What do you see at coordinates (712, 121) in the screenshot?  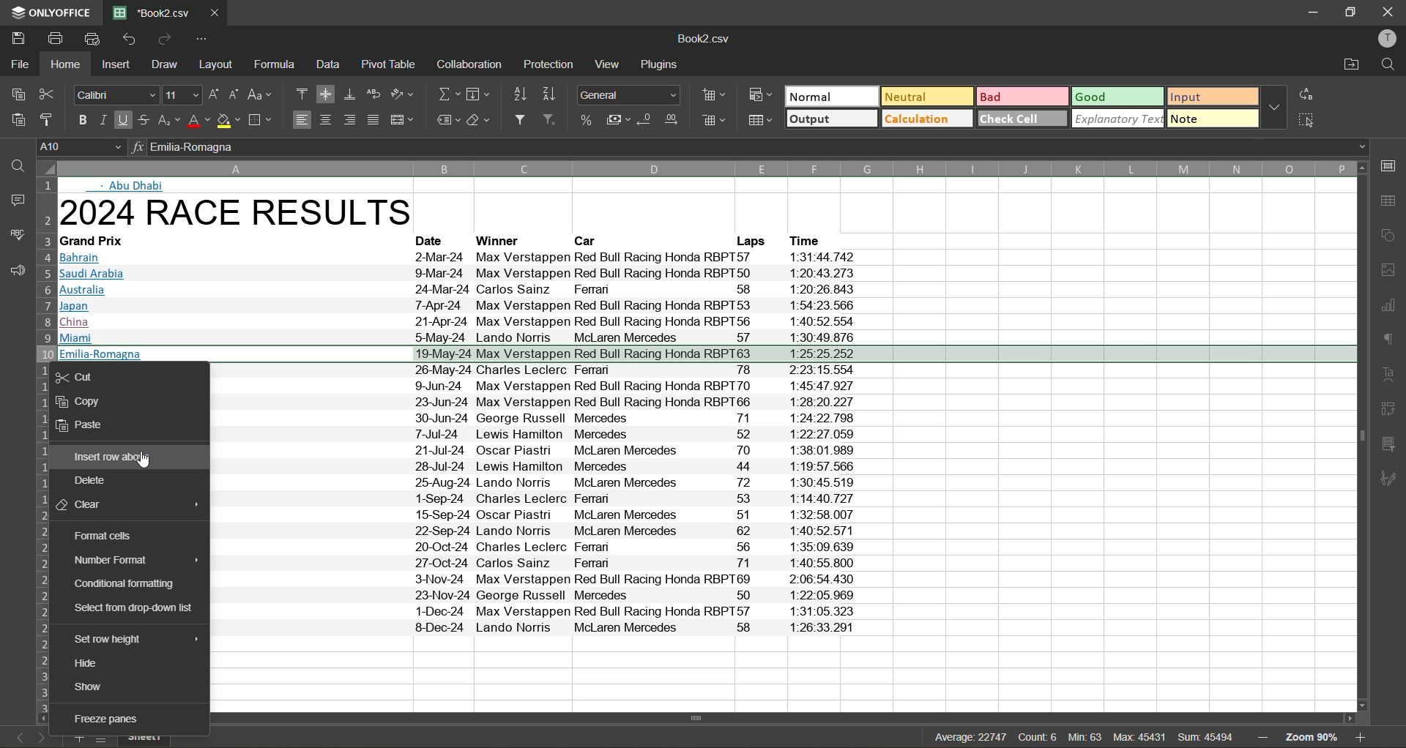 I see `delete cells` at bounding box center [712, 121].